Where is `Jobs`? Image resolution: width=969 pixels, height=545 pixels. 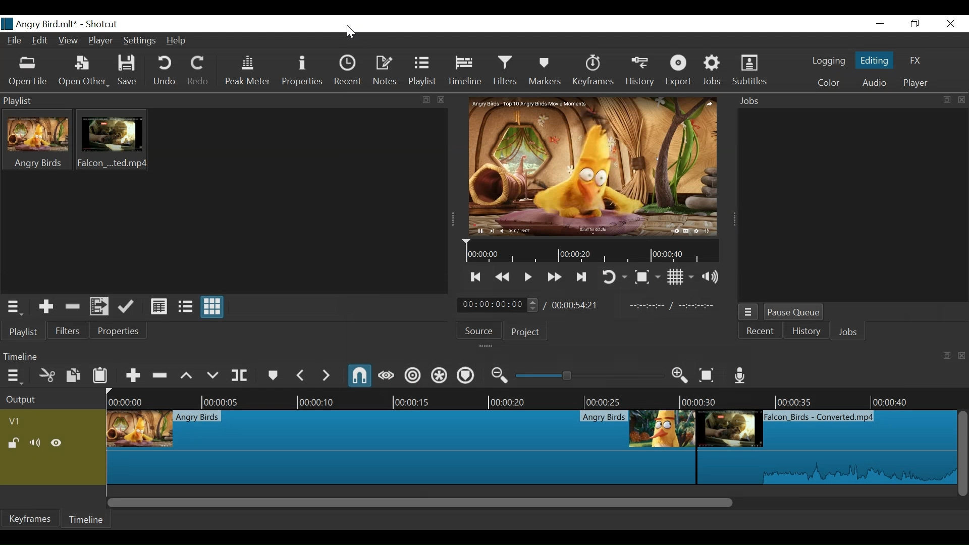
Jobs is located at coordinates (849, 332).